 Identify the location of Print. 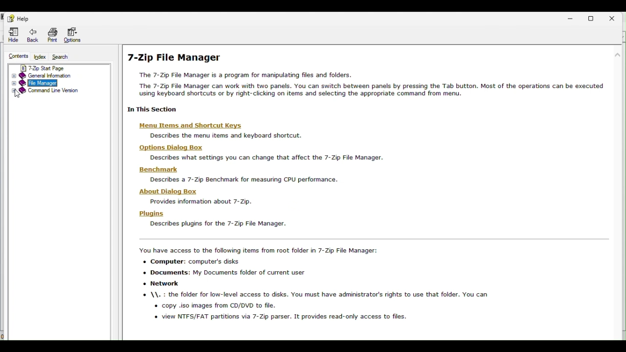
(53, 36).